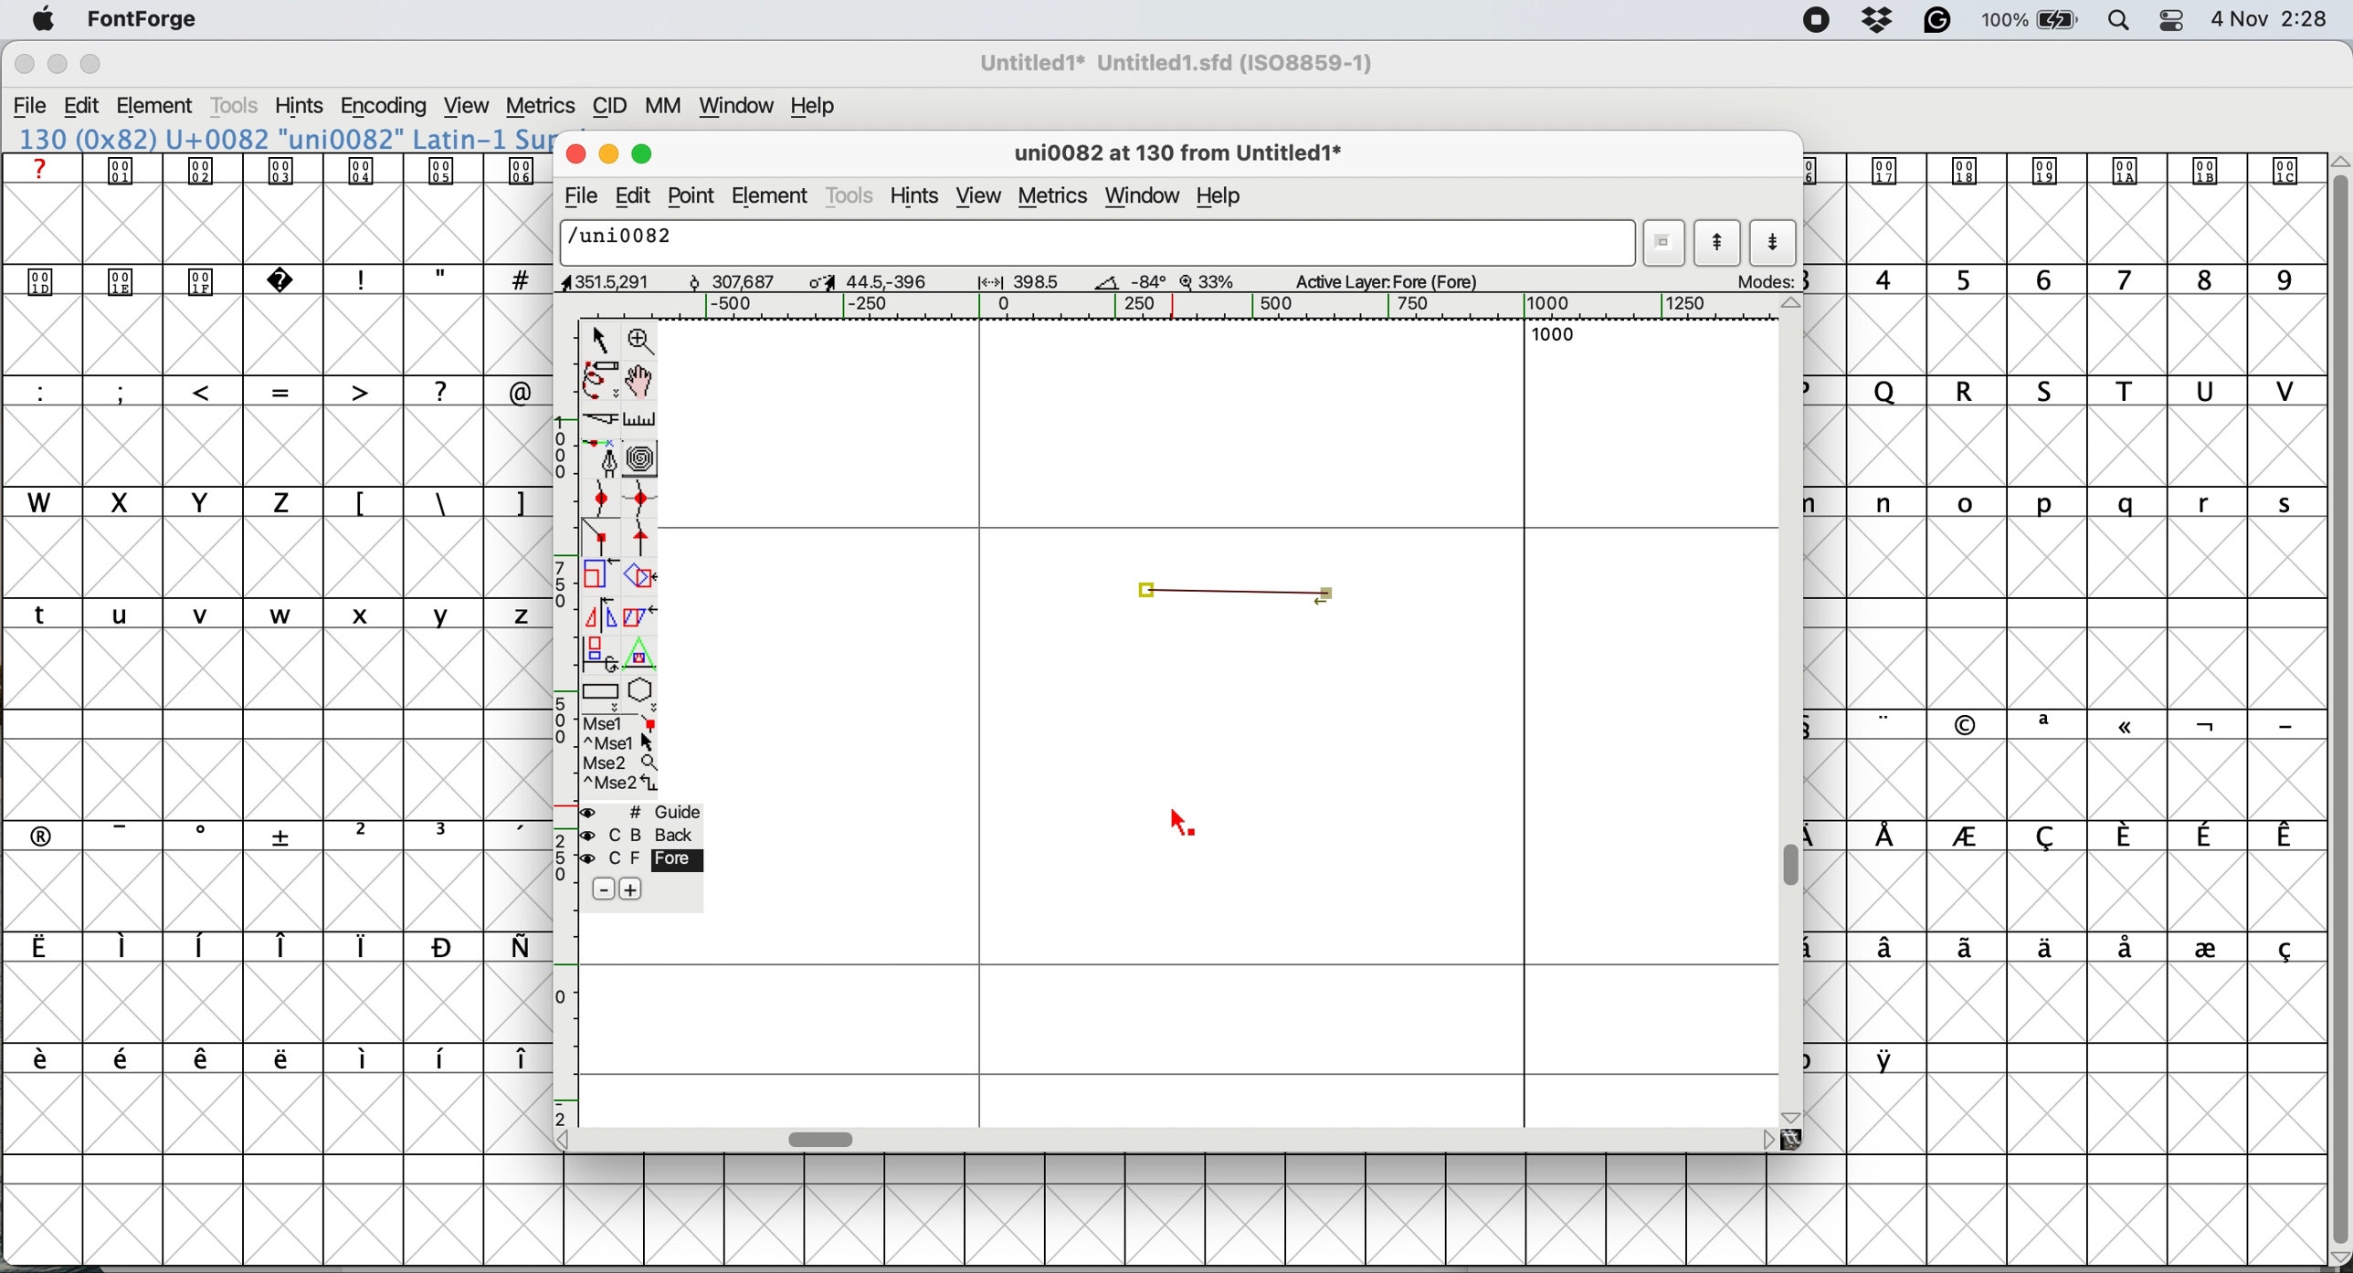  Describe the element at coordinates (740, 106) in the screenshot. I see `window` at that location.